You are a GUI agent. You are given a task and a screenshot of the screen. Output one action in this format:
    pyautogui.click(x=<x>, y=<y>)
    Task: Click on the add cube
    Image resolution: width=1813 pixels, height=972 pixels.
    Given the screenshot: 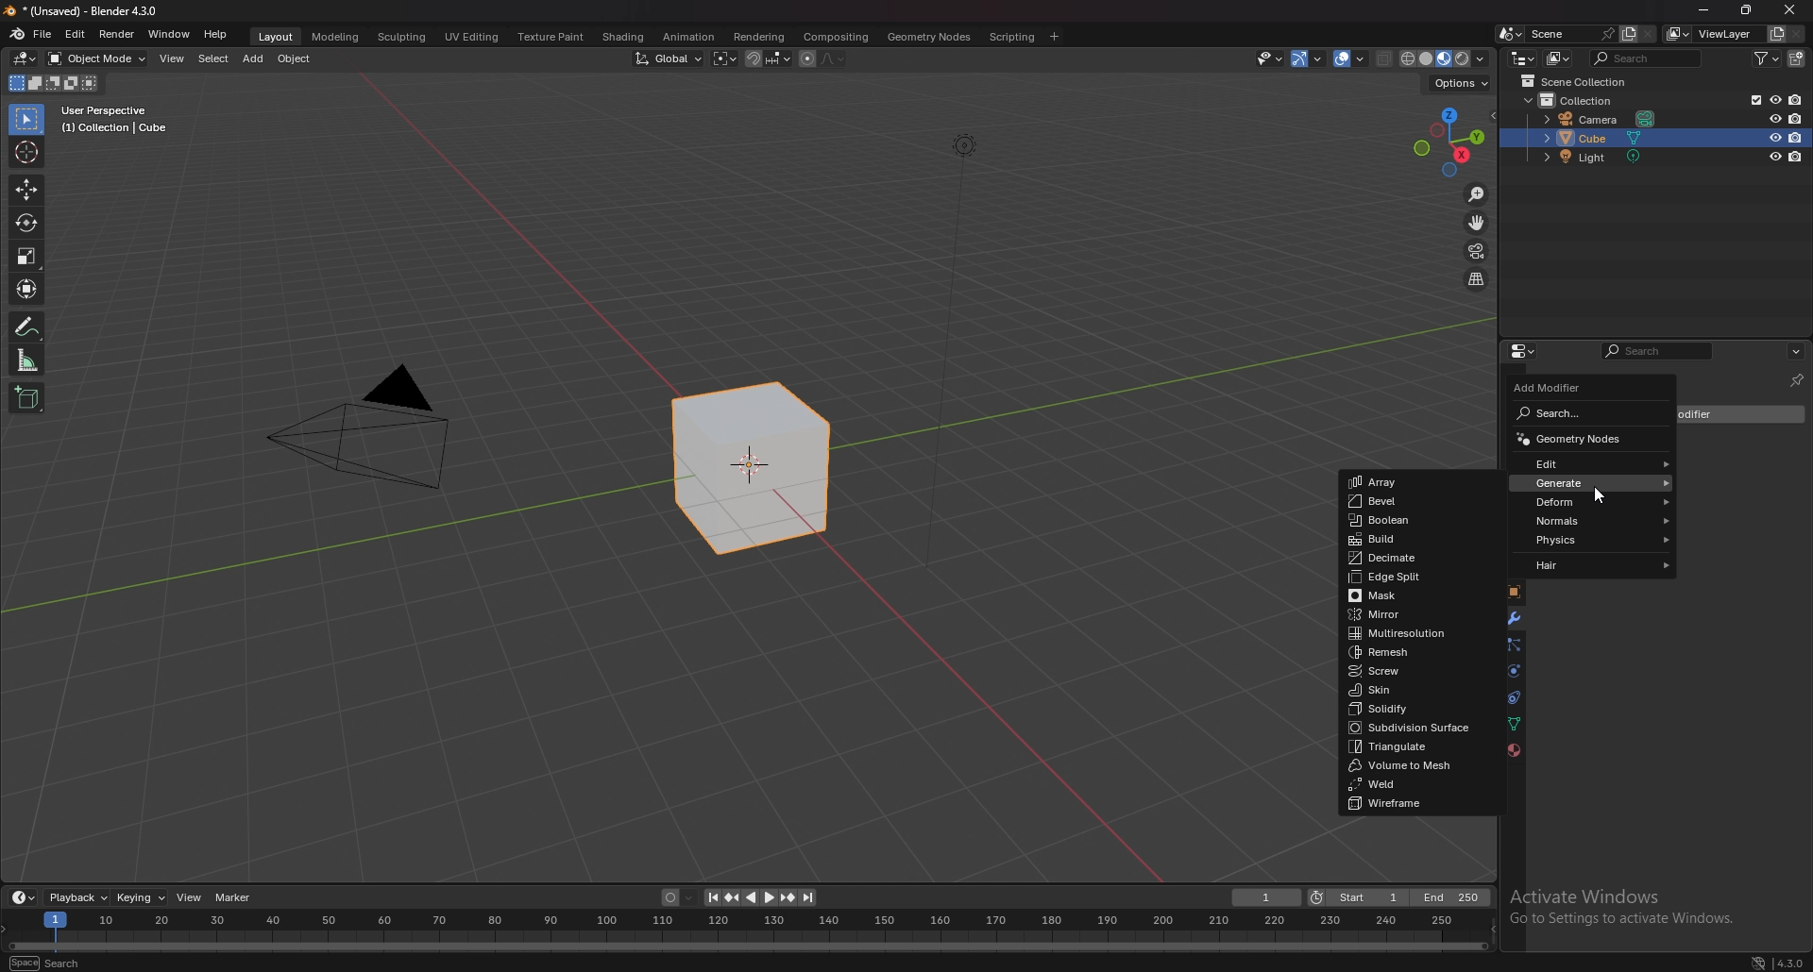 What is the action you would take?
    pyautogui.click(x=25, y=398)
    